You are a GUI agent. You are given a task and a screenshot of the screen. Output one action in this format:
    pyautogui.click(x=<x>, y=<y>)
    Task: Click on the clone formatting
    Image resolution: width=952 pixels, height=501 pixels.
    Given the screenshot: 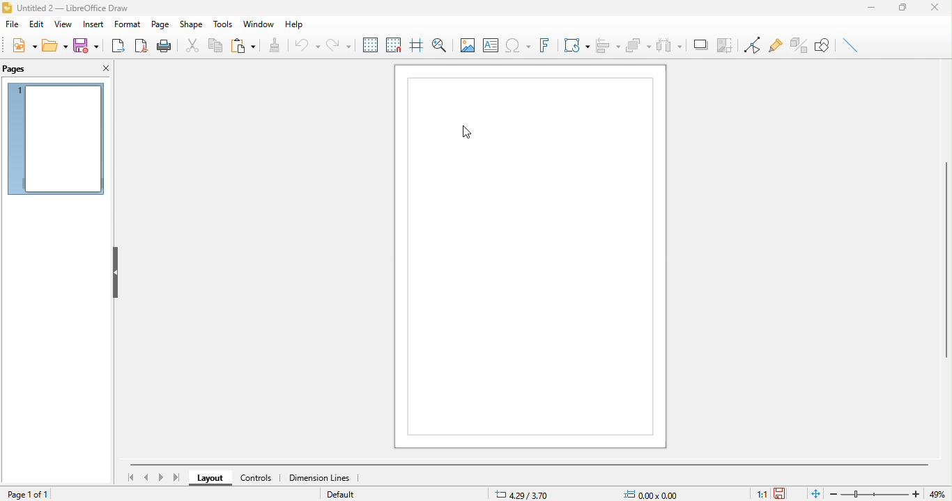 What is the action you would take?
    pyautogui.click(x=275, y=46)
    